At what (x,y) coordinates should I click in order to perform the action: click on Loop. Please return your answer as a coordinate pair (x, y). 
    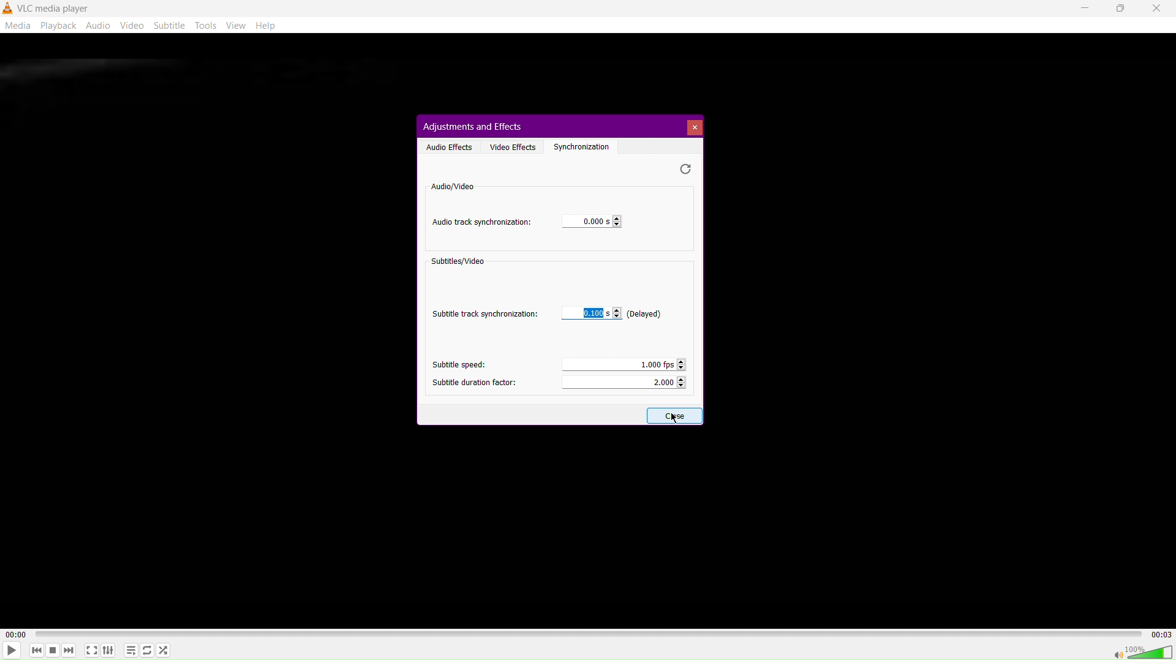
    Looking at the image, I should click on (149, 650).